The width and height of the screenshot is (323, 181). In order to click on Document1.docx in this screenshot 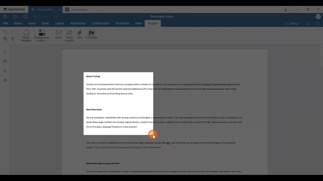, I will do `click(163, 16)`.